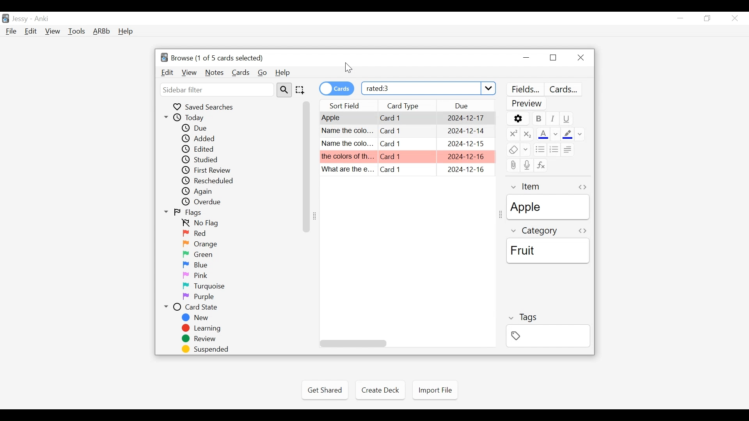 The height and width of the screenshot is (421, 749). What do you see at coordinates (549, 251) in the screenshot?
I see `Category Field` at bounding box center [549, 251].